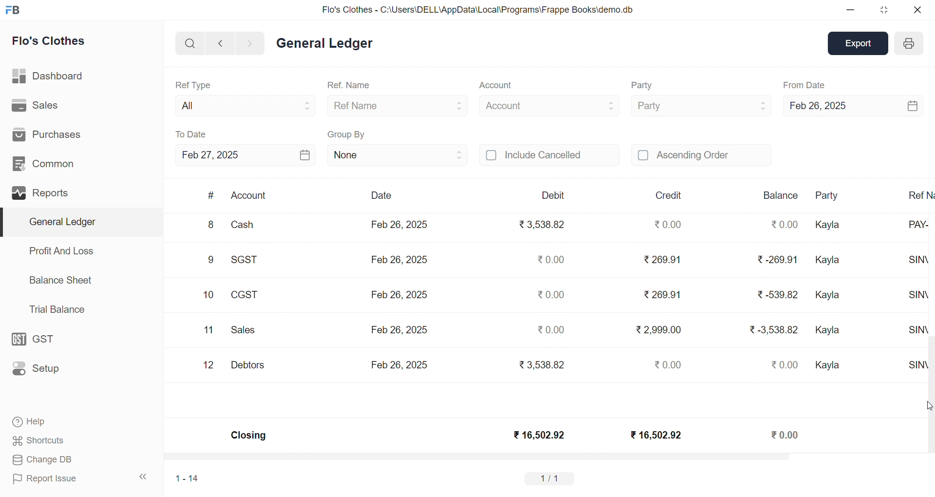 The height and width of the screenshot is (497, 935). I want to click on All, so click(243, 104).